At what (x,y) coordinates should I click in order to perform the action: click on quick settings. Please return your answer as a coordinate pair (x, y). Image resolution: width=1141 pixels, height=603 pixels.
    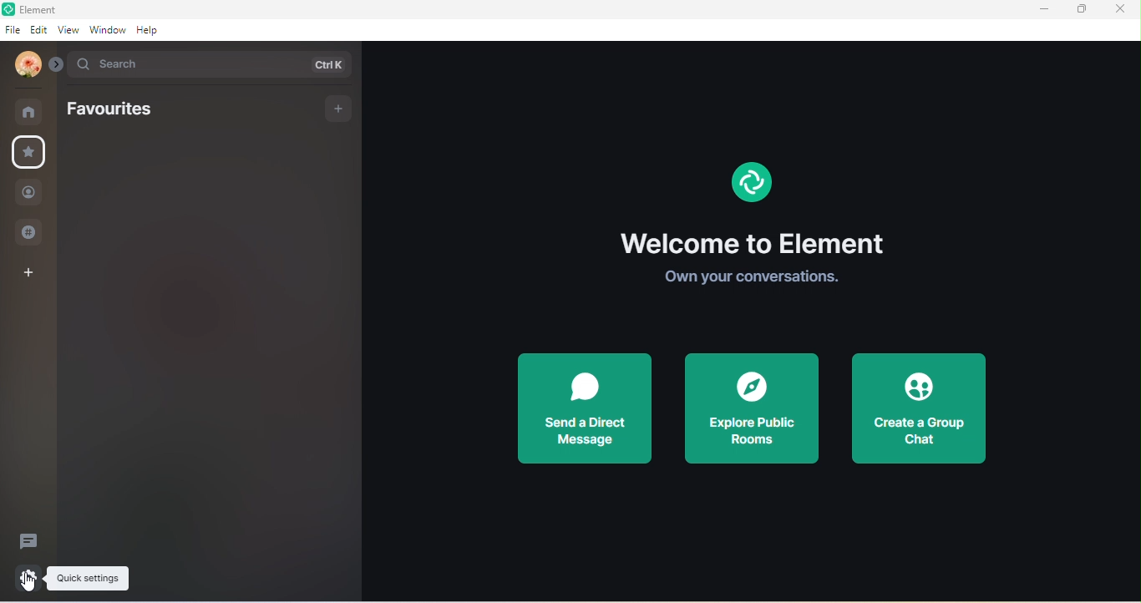
    Looking at the image, I should click on (29, 576).